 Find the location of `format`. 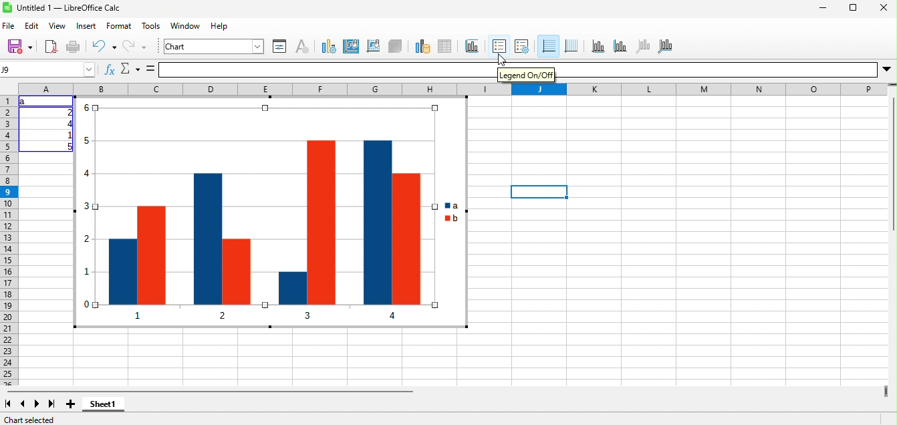

format is located at coordinates (119, 27).